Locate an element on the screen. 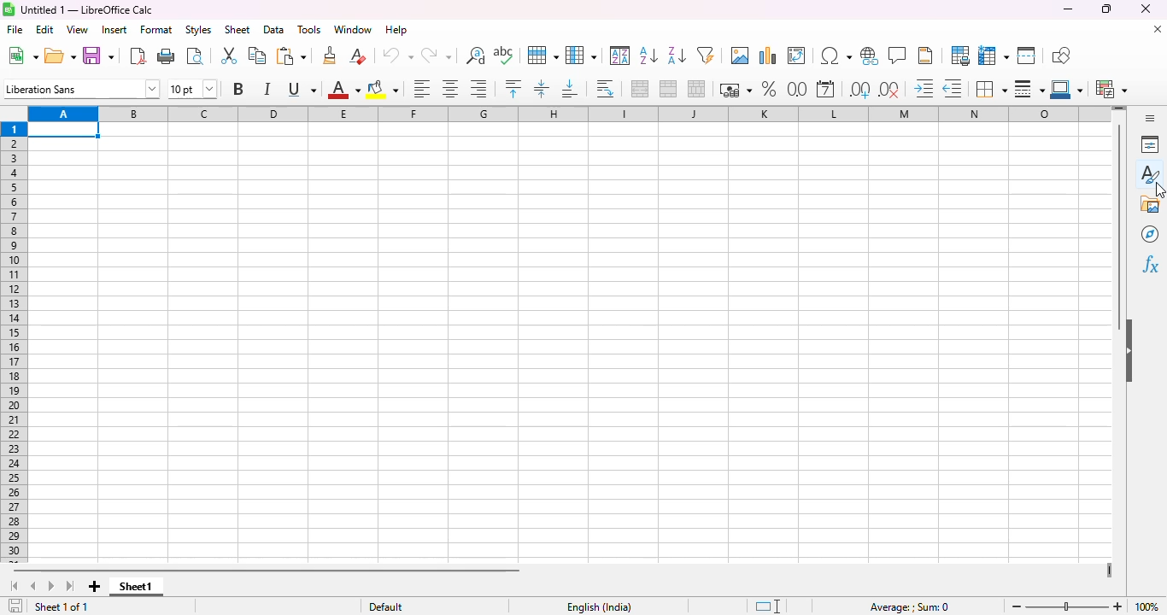  view is located at coordinates (77, 30).